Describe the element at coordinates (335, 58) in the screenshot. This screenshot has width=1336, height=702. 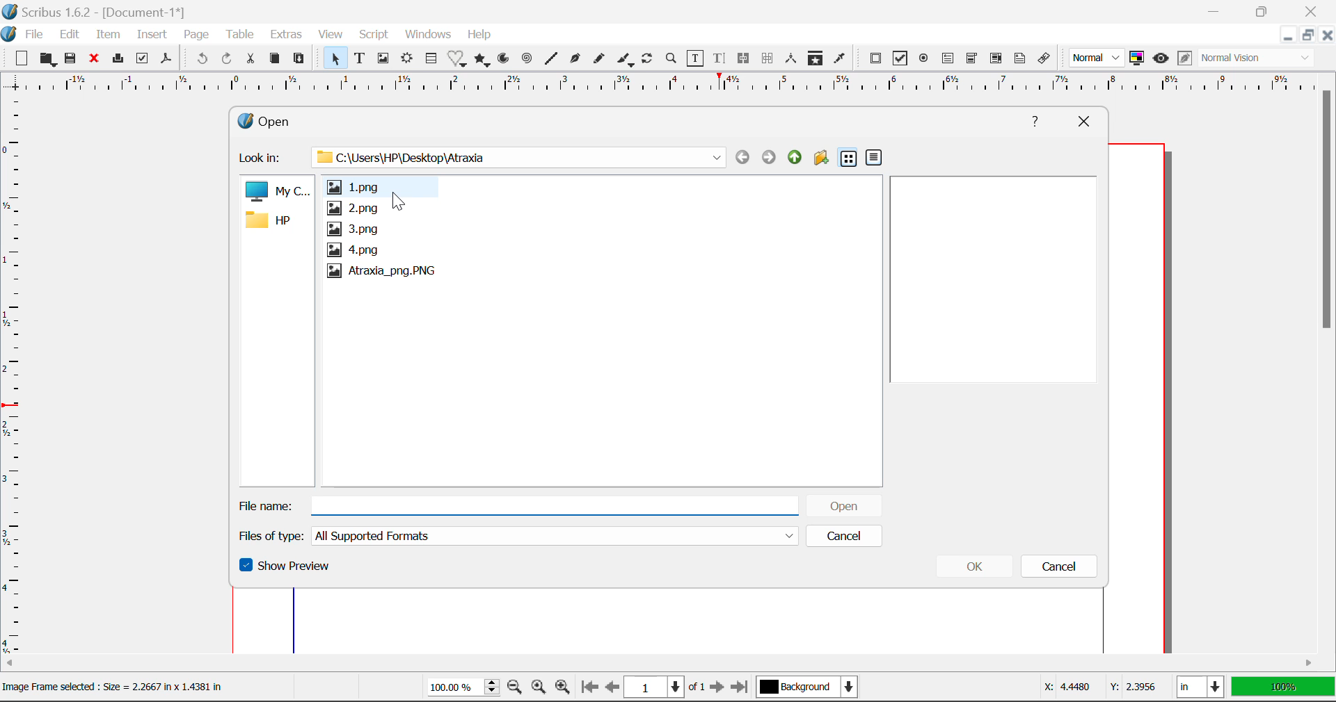
I see `Select` at that location.